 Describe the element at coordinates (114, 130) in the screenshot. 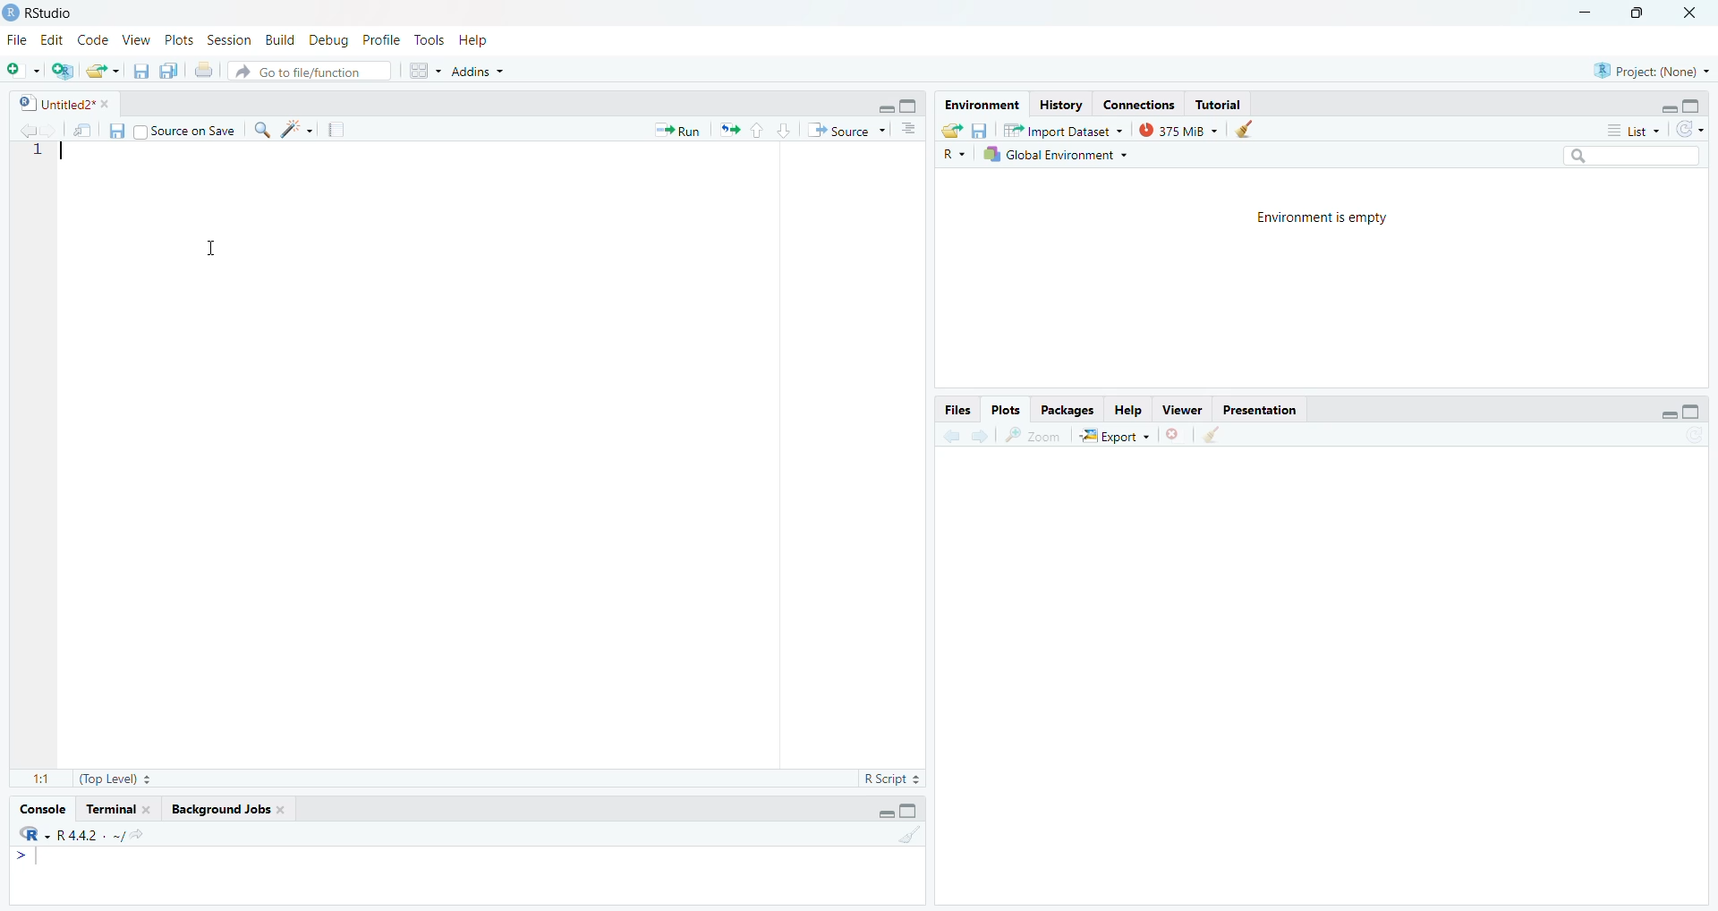

I see `save current document` at that location.